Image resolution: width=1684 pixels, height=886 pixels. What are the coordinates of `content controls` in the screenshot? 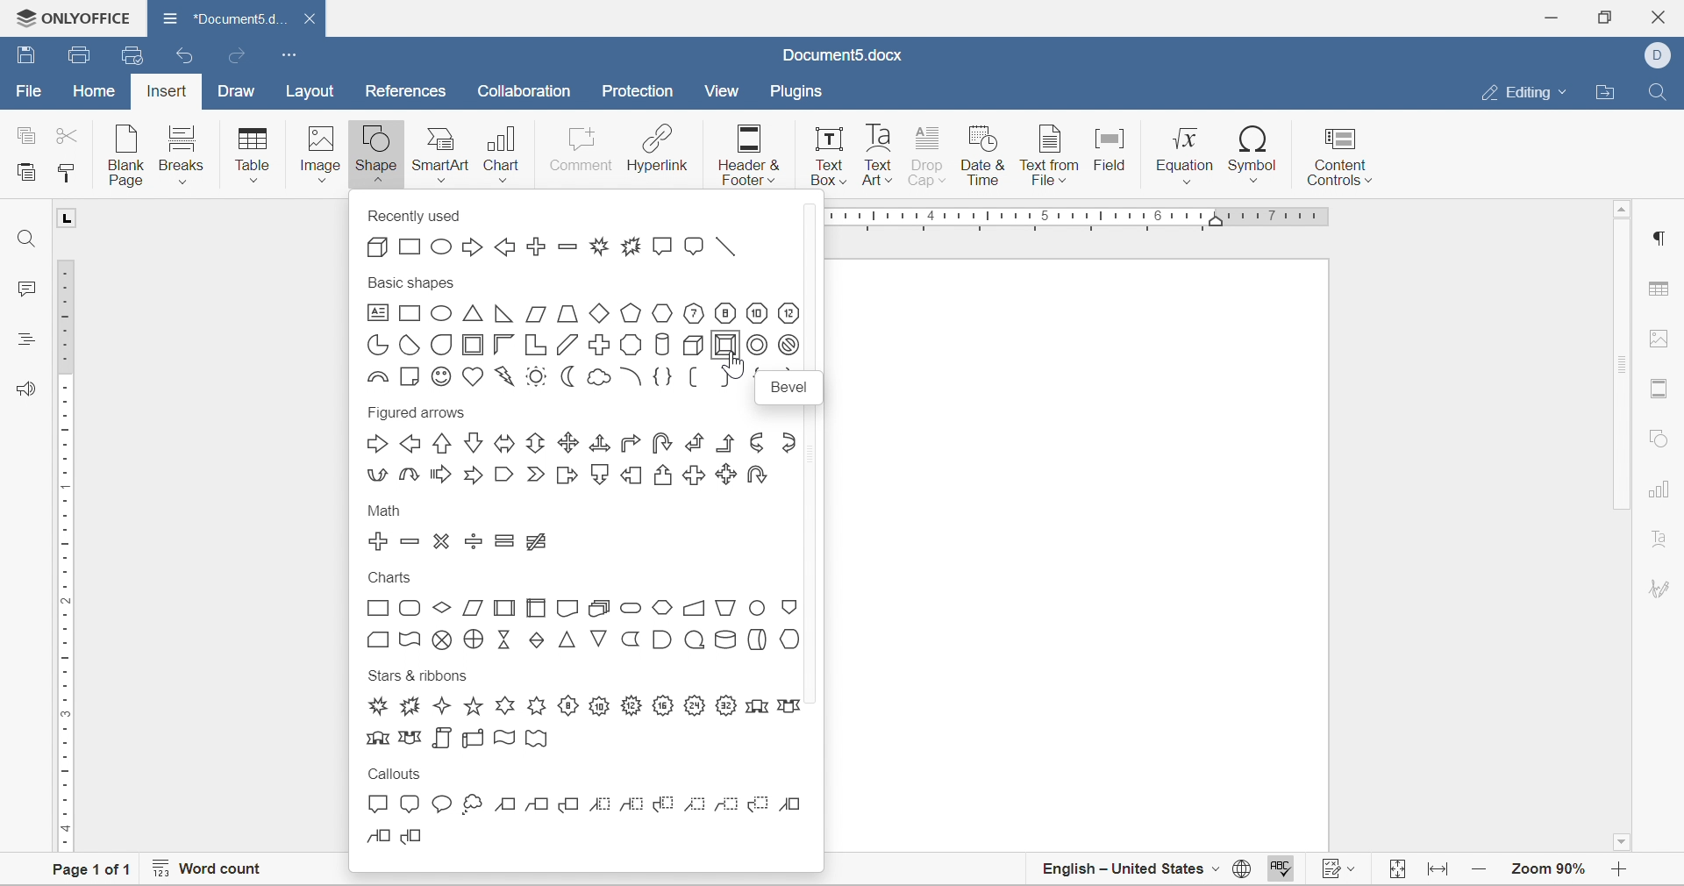 It's located at (1340, 156).